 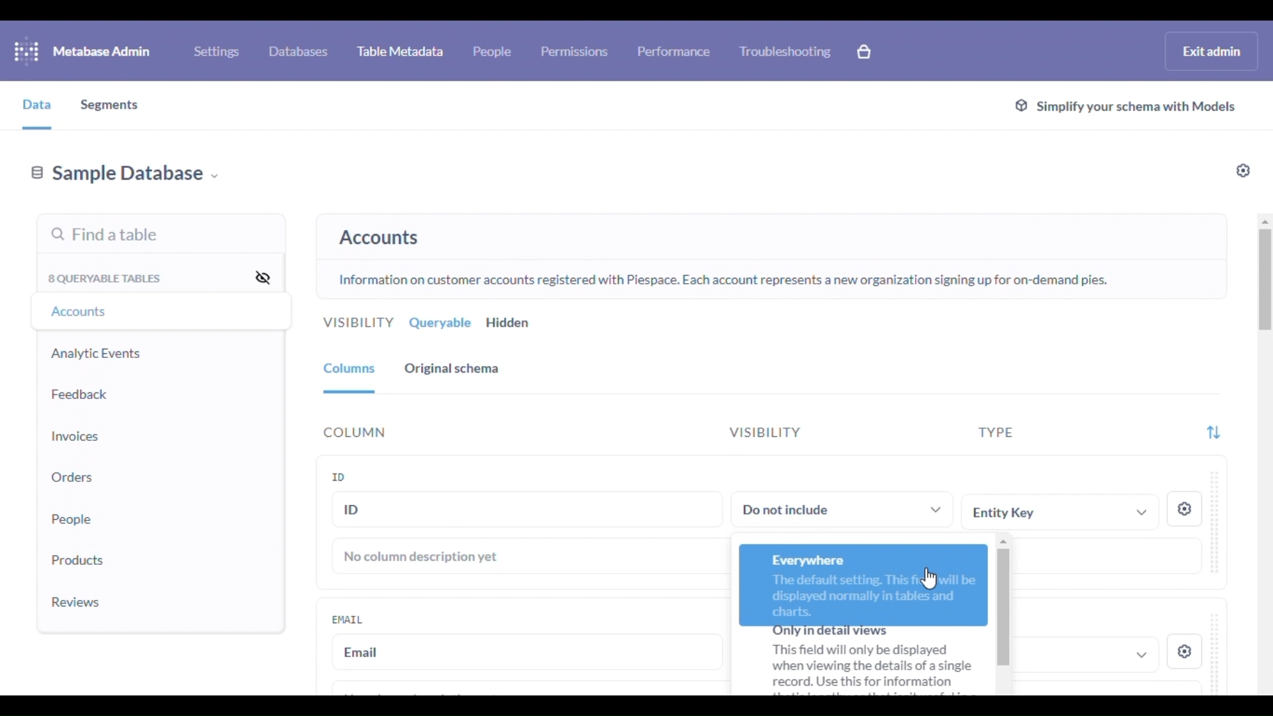 What do you see at coordinates (1124, 107) in the screenshot?
I see `simplify your schema with models` at bounding box center [1124, 107].